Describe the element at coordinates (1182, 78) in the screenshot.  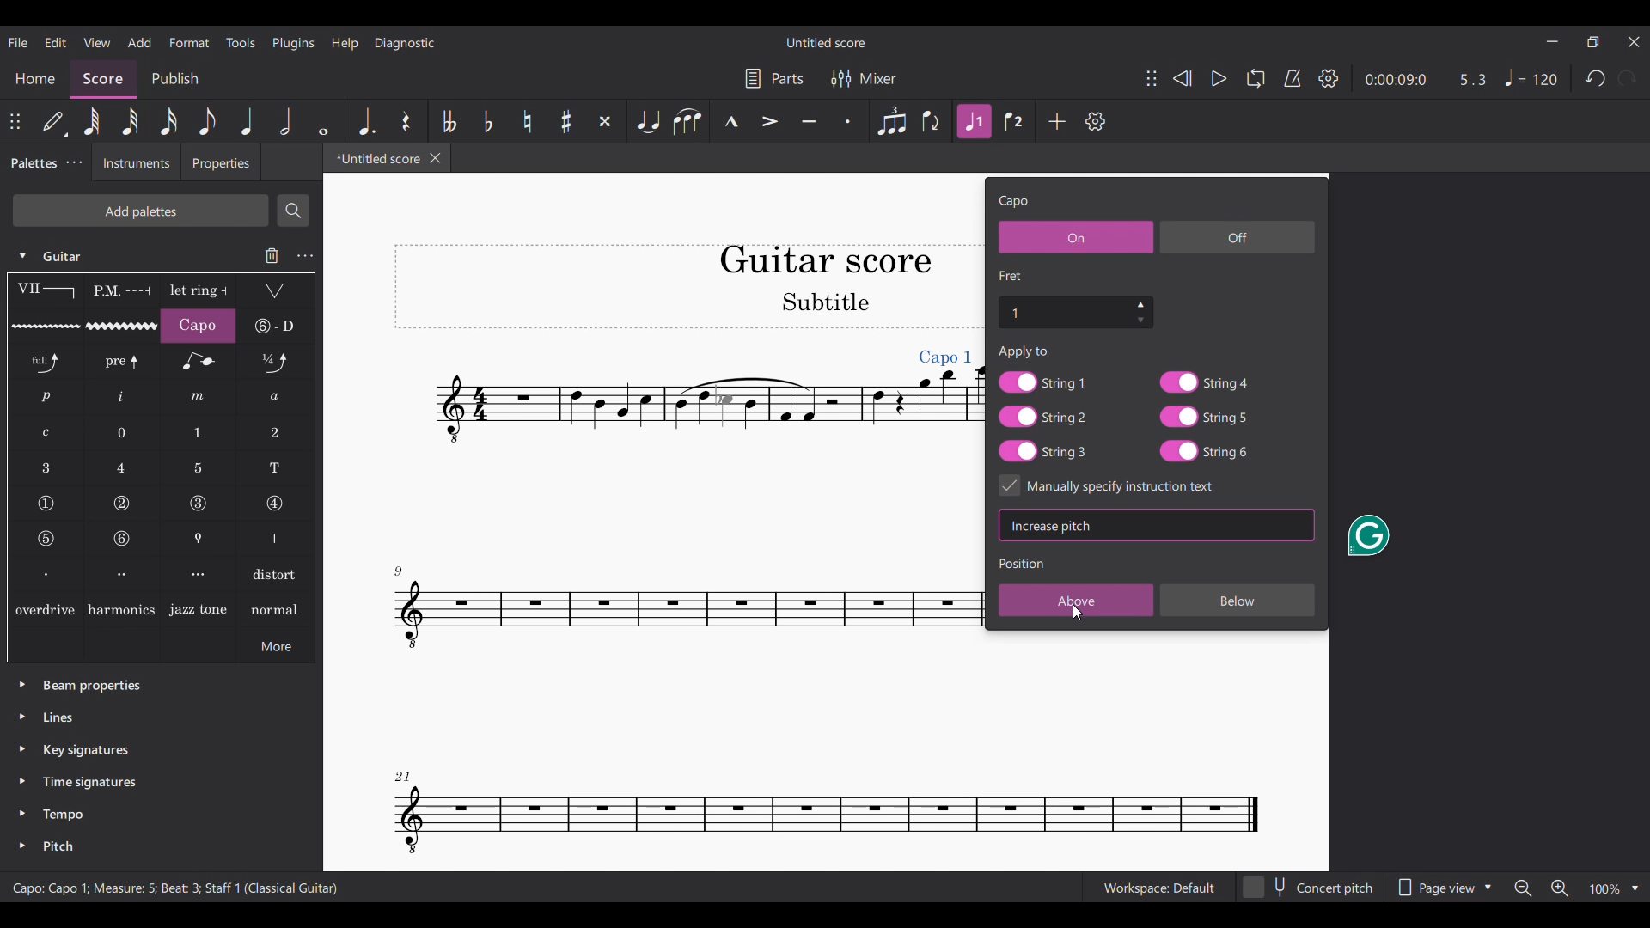
I see `Rewind` at that location.